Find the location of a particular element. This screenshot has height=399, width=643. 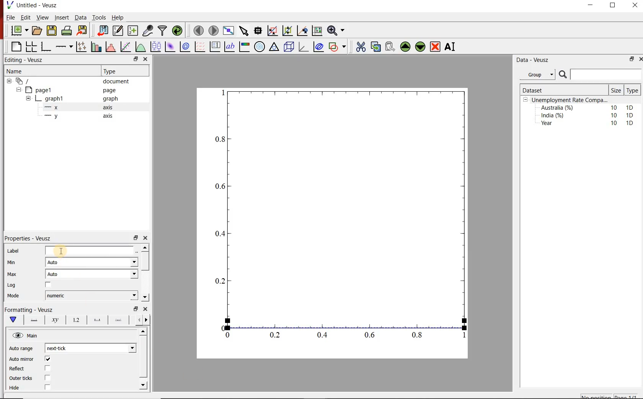

Dataset is located at coordinates (550, 90).